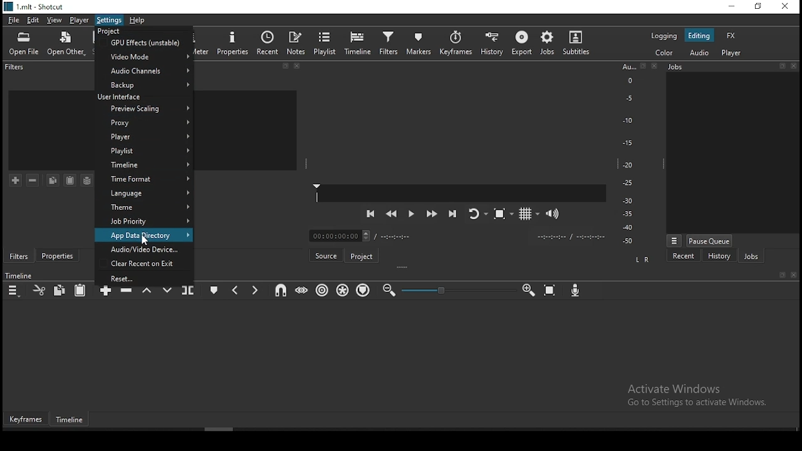 The height and width of the screenshot is (451, 802). I want to click on snap, so click(282, 291).